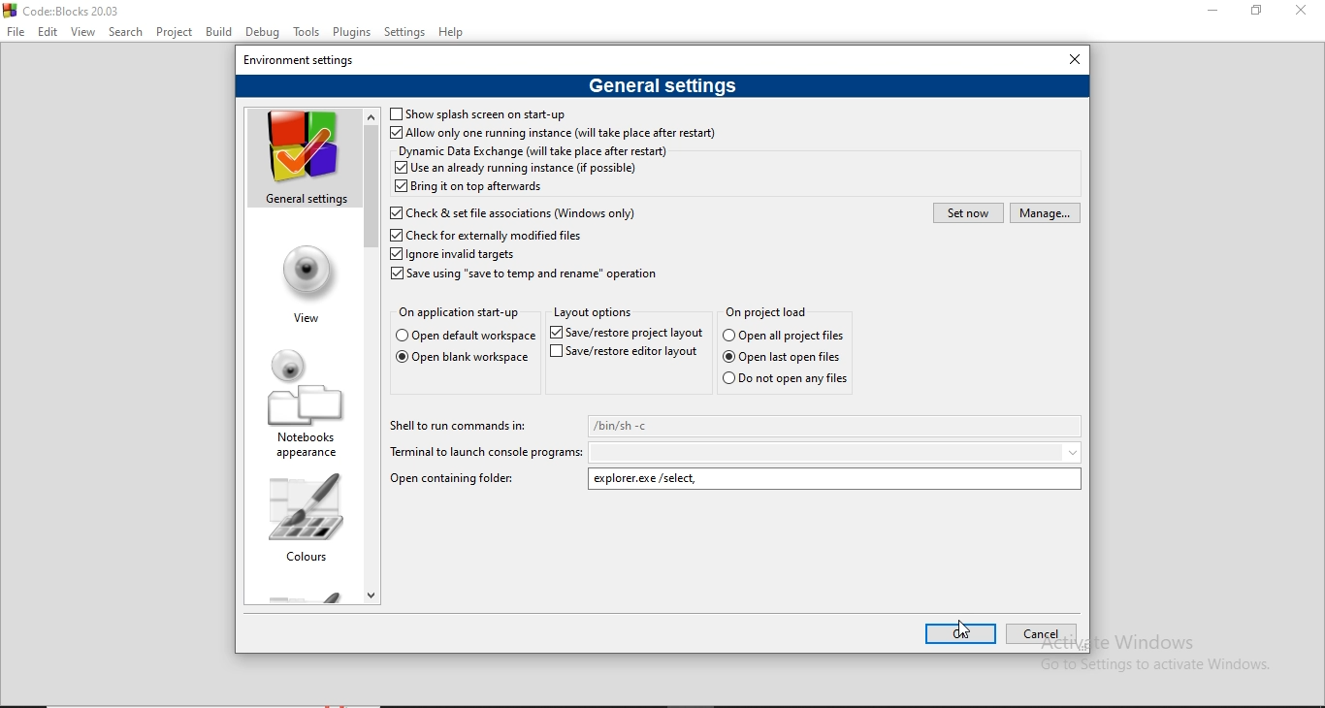 The width and height of the screenshot is (1325, 708). I want to click on view, so click(304, 282).